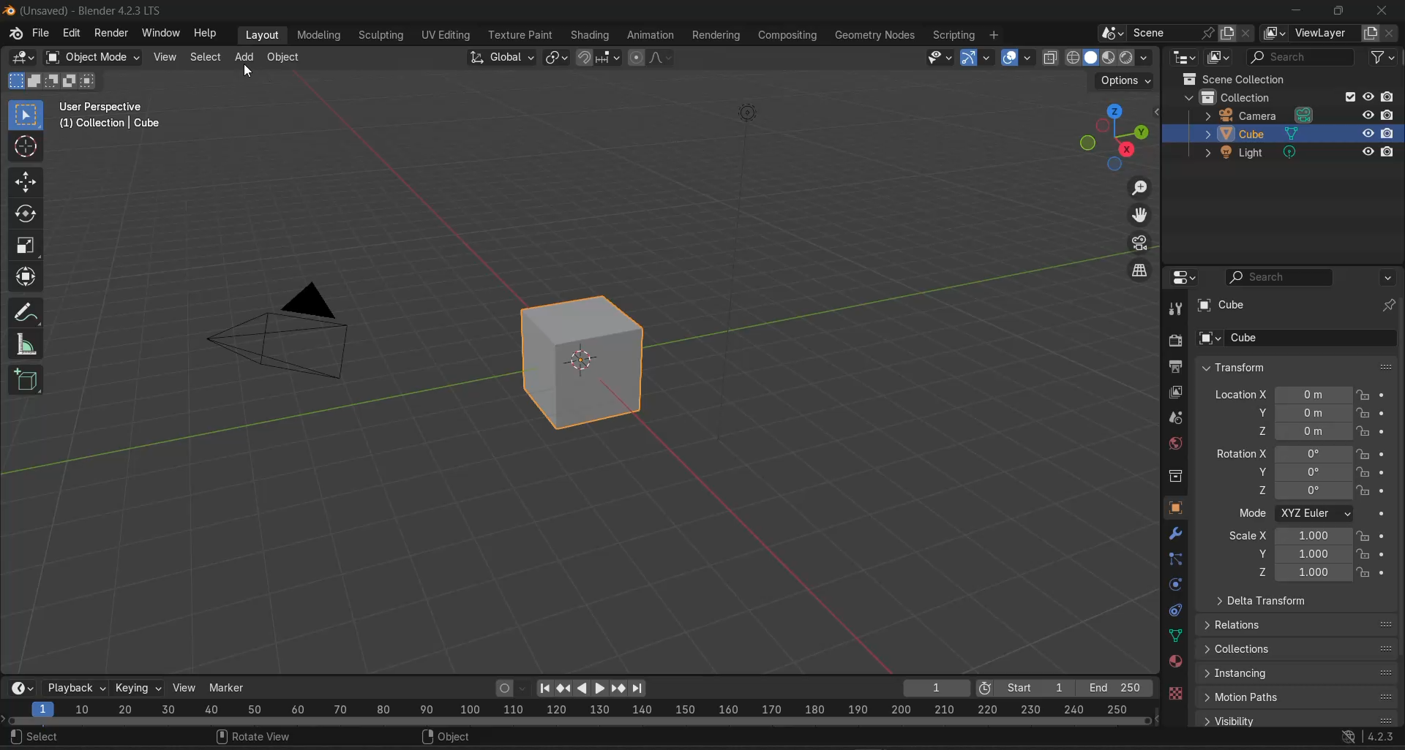  What do you see at coordinates (1052, 57) in the screenshot?
I see `toggle x-ray` at bounding box center [1052, 57].